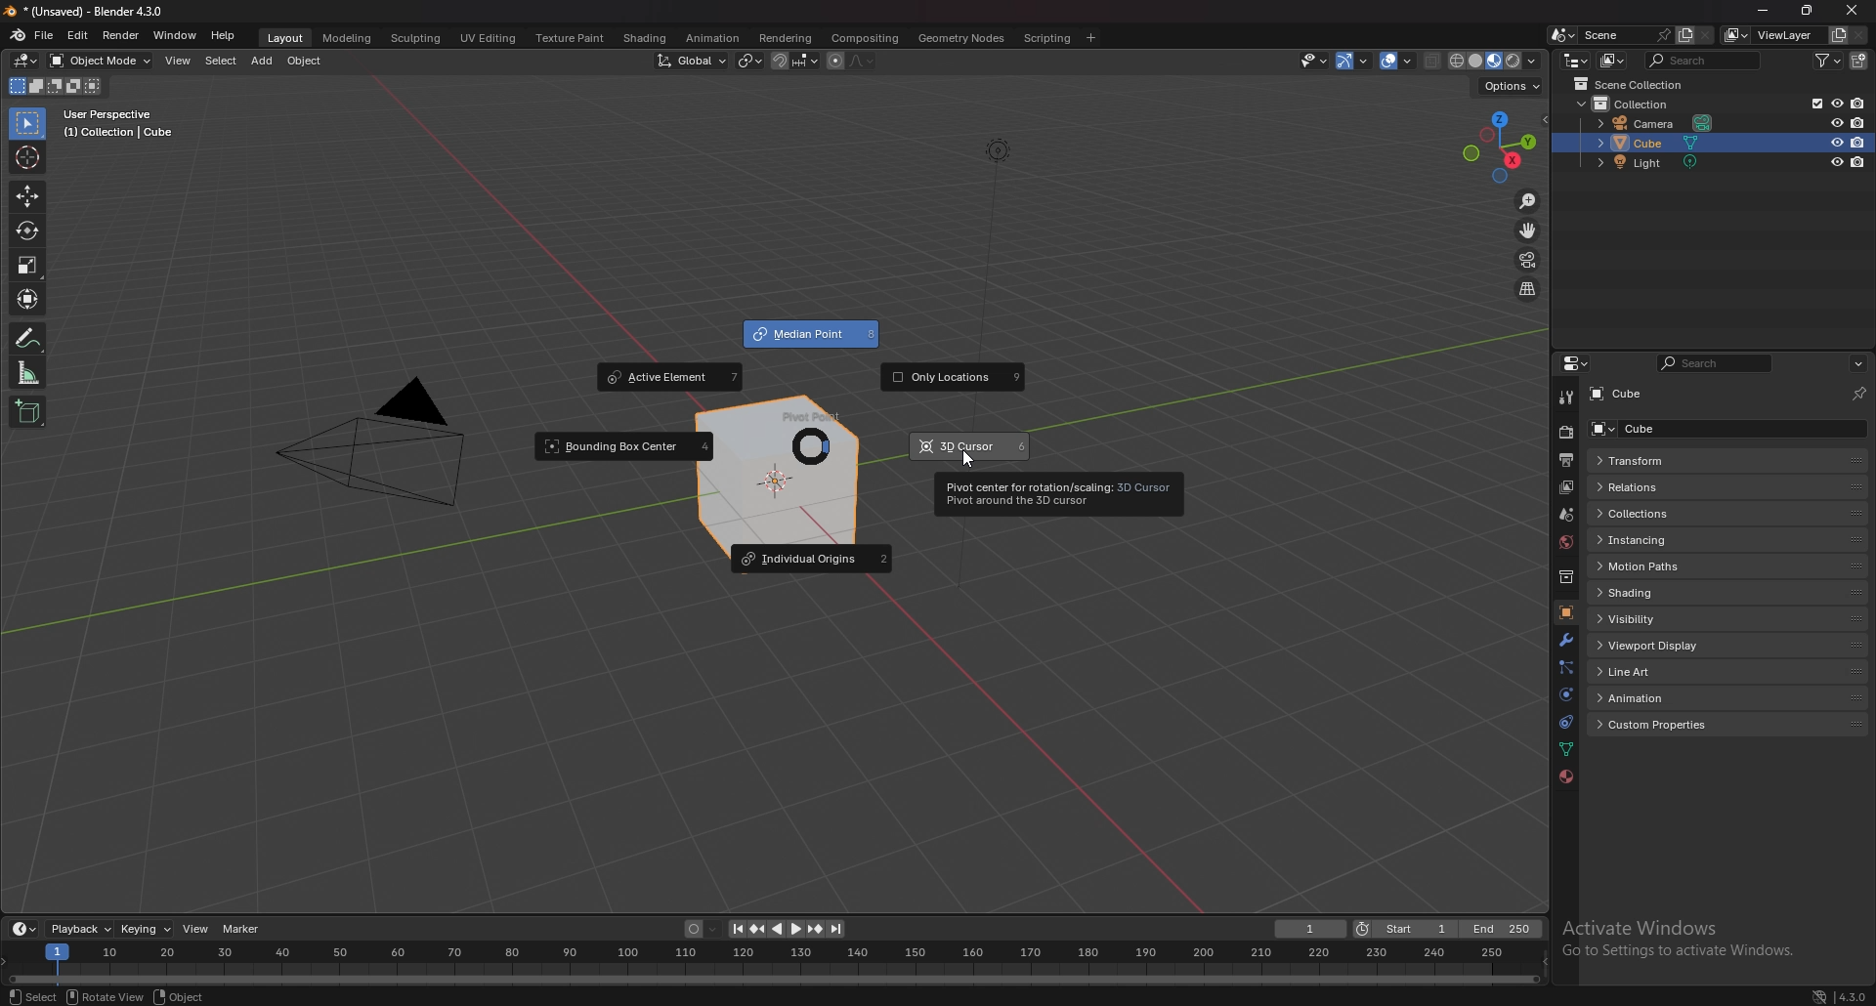 The width and height of the screenshot is (1876, 1006). What do you see at coordinates (1529, 259) in the screenshot?
I see `camera view` at bounding box center [1529, 259].